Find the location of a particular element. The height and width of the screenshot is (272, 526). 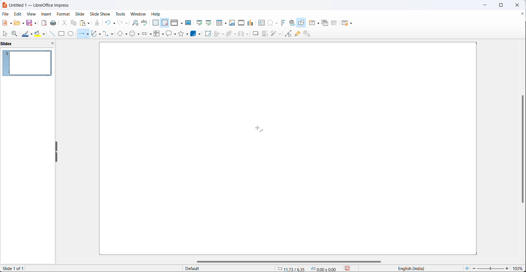

slide is located at coordinates (80, 14).